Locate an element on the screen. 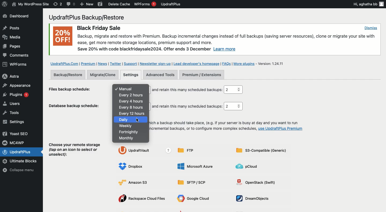 Image resolution: width=386 pixels, height=212 pixels. Posts is located at coordinates (11, 28).